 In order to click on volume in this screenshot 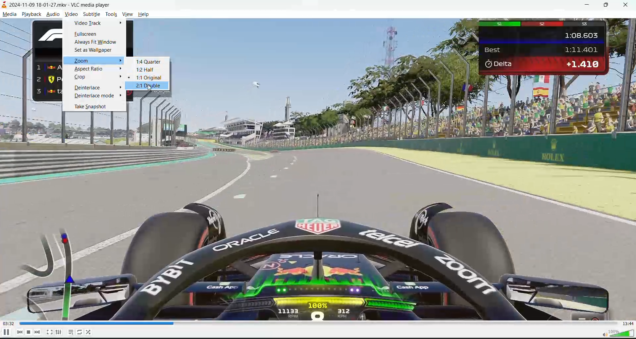, I will do `click(618, 333)`.